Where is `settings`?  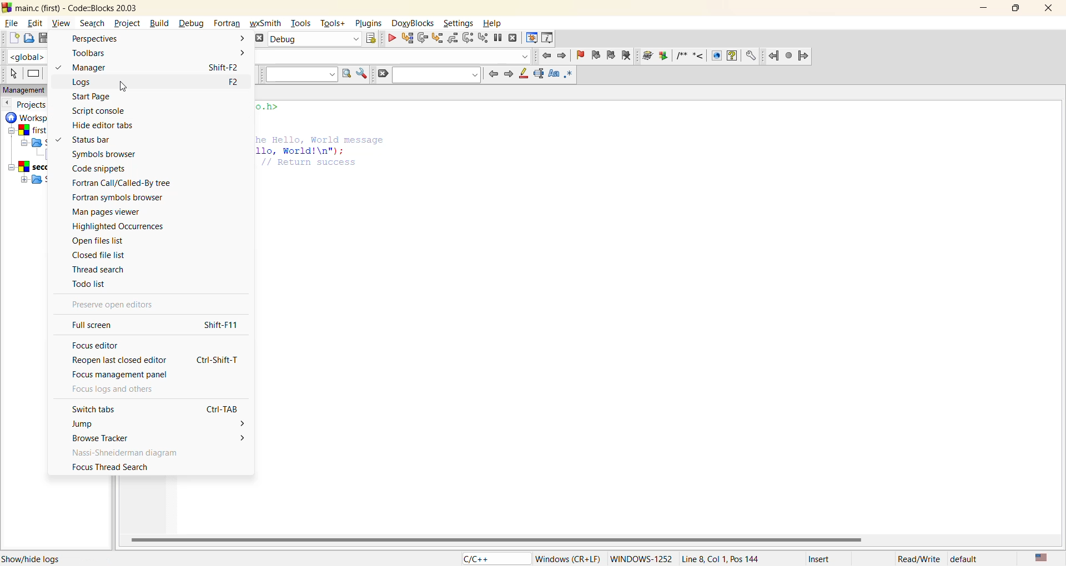 settings is located at coordinates (751, 55).